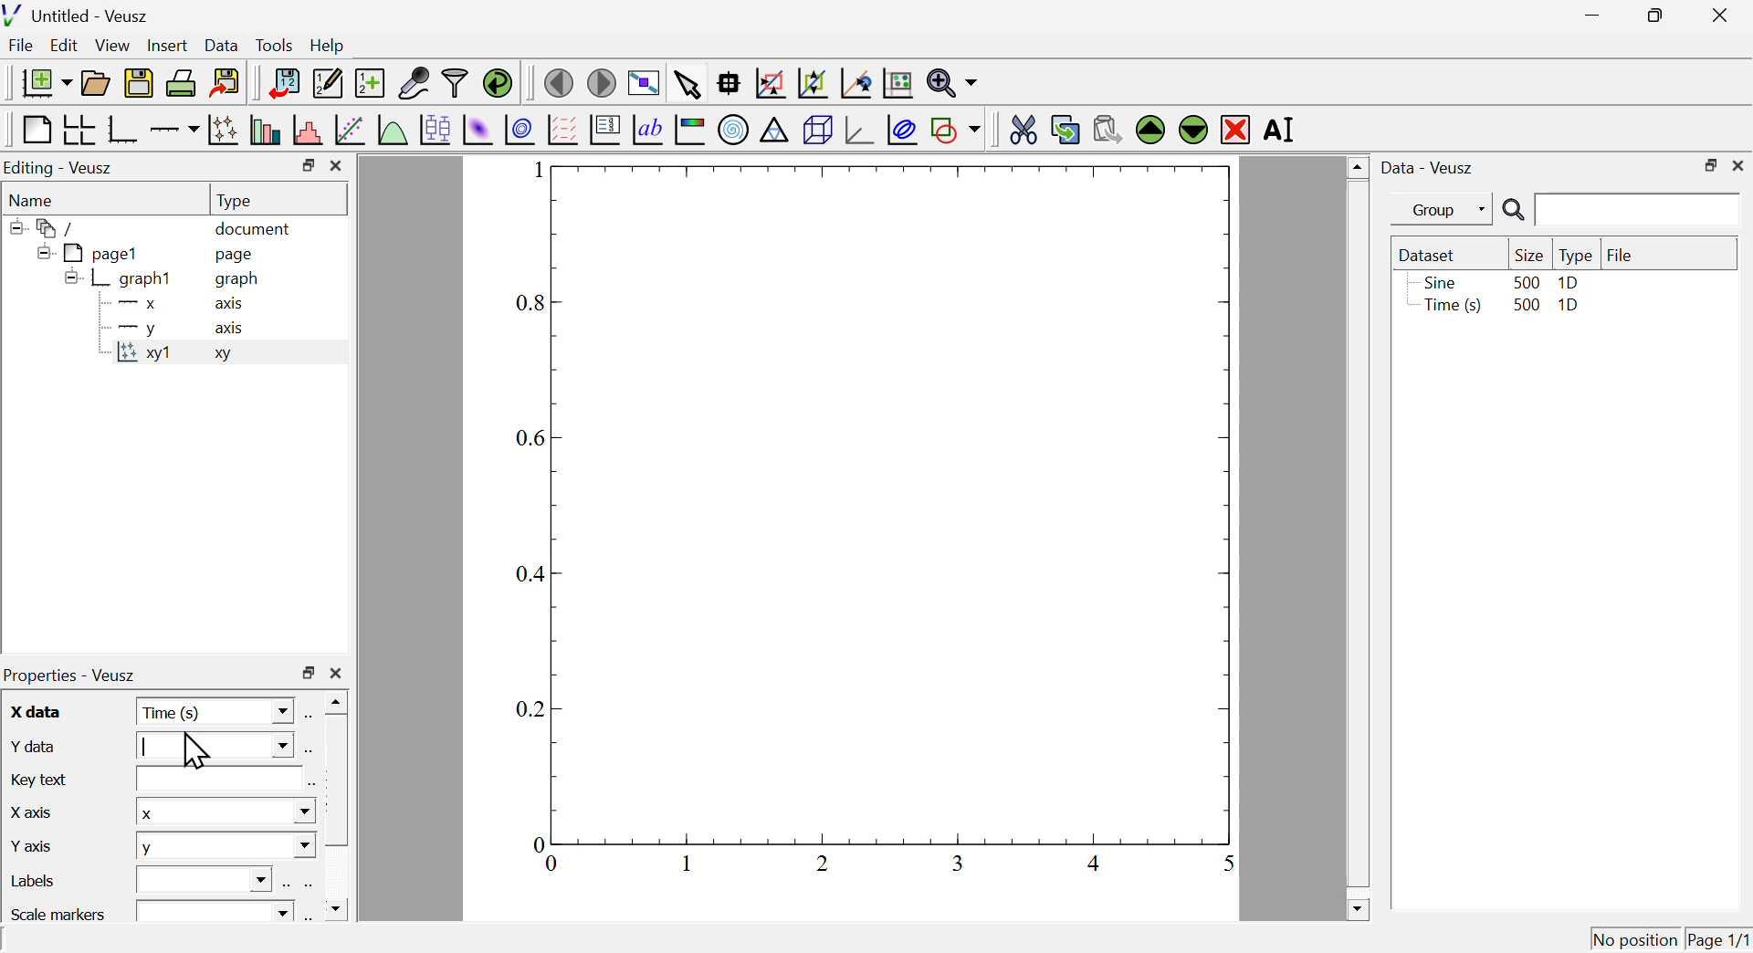 This screenshot has height=953, width=1753. What do you see at coordinates (478, 129) in the screenshot?
I see `plot a 2d dataset as an image` at bounding box center [478, 129].